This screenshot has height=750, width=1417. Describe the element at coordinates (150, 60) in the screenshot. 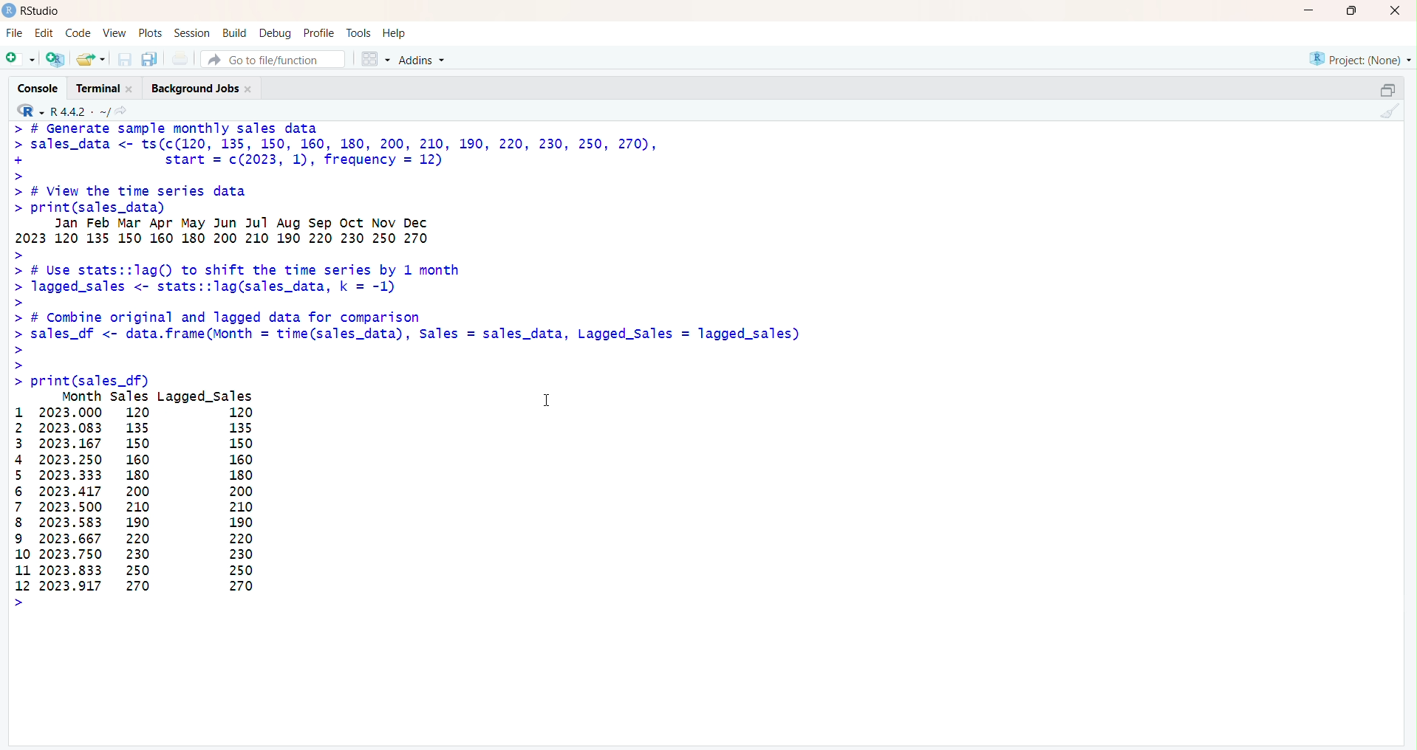

I see `save all open document` at that location.